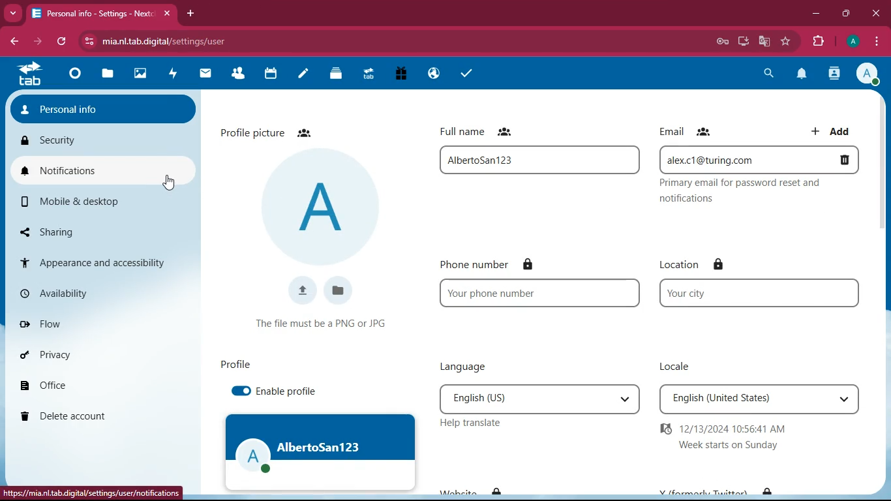 The width and height of the screenshot is (891, 501). Describe the element at coordinates (320, 451) in the screenshot. I see `AlbertoSan123` at that location.